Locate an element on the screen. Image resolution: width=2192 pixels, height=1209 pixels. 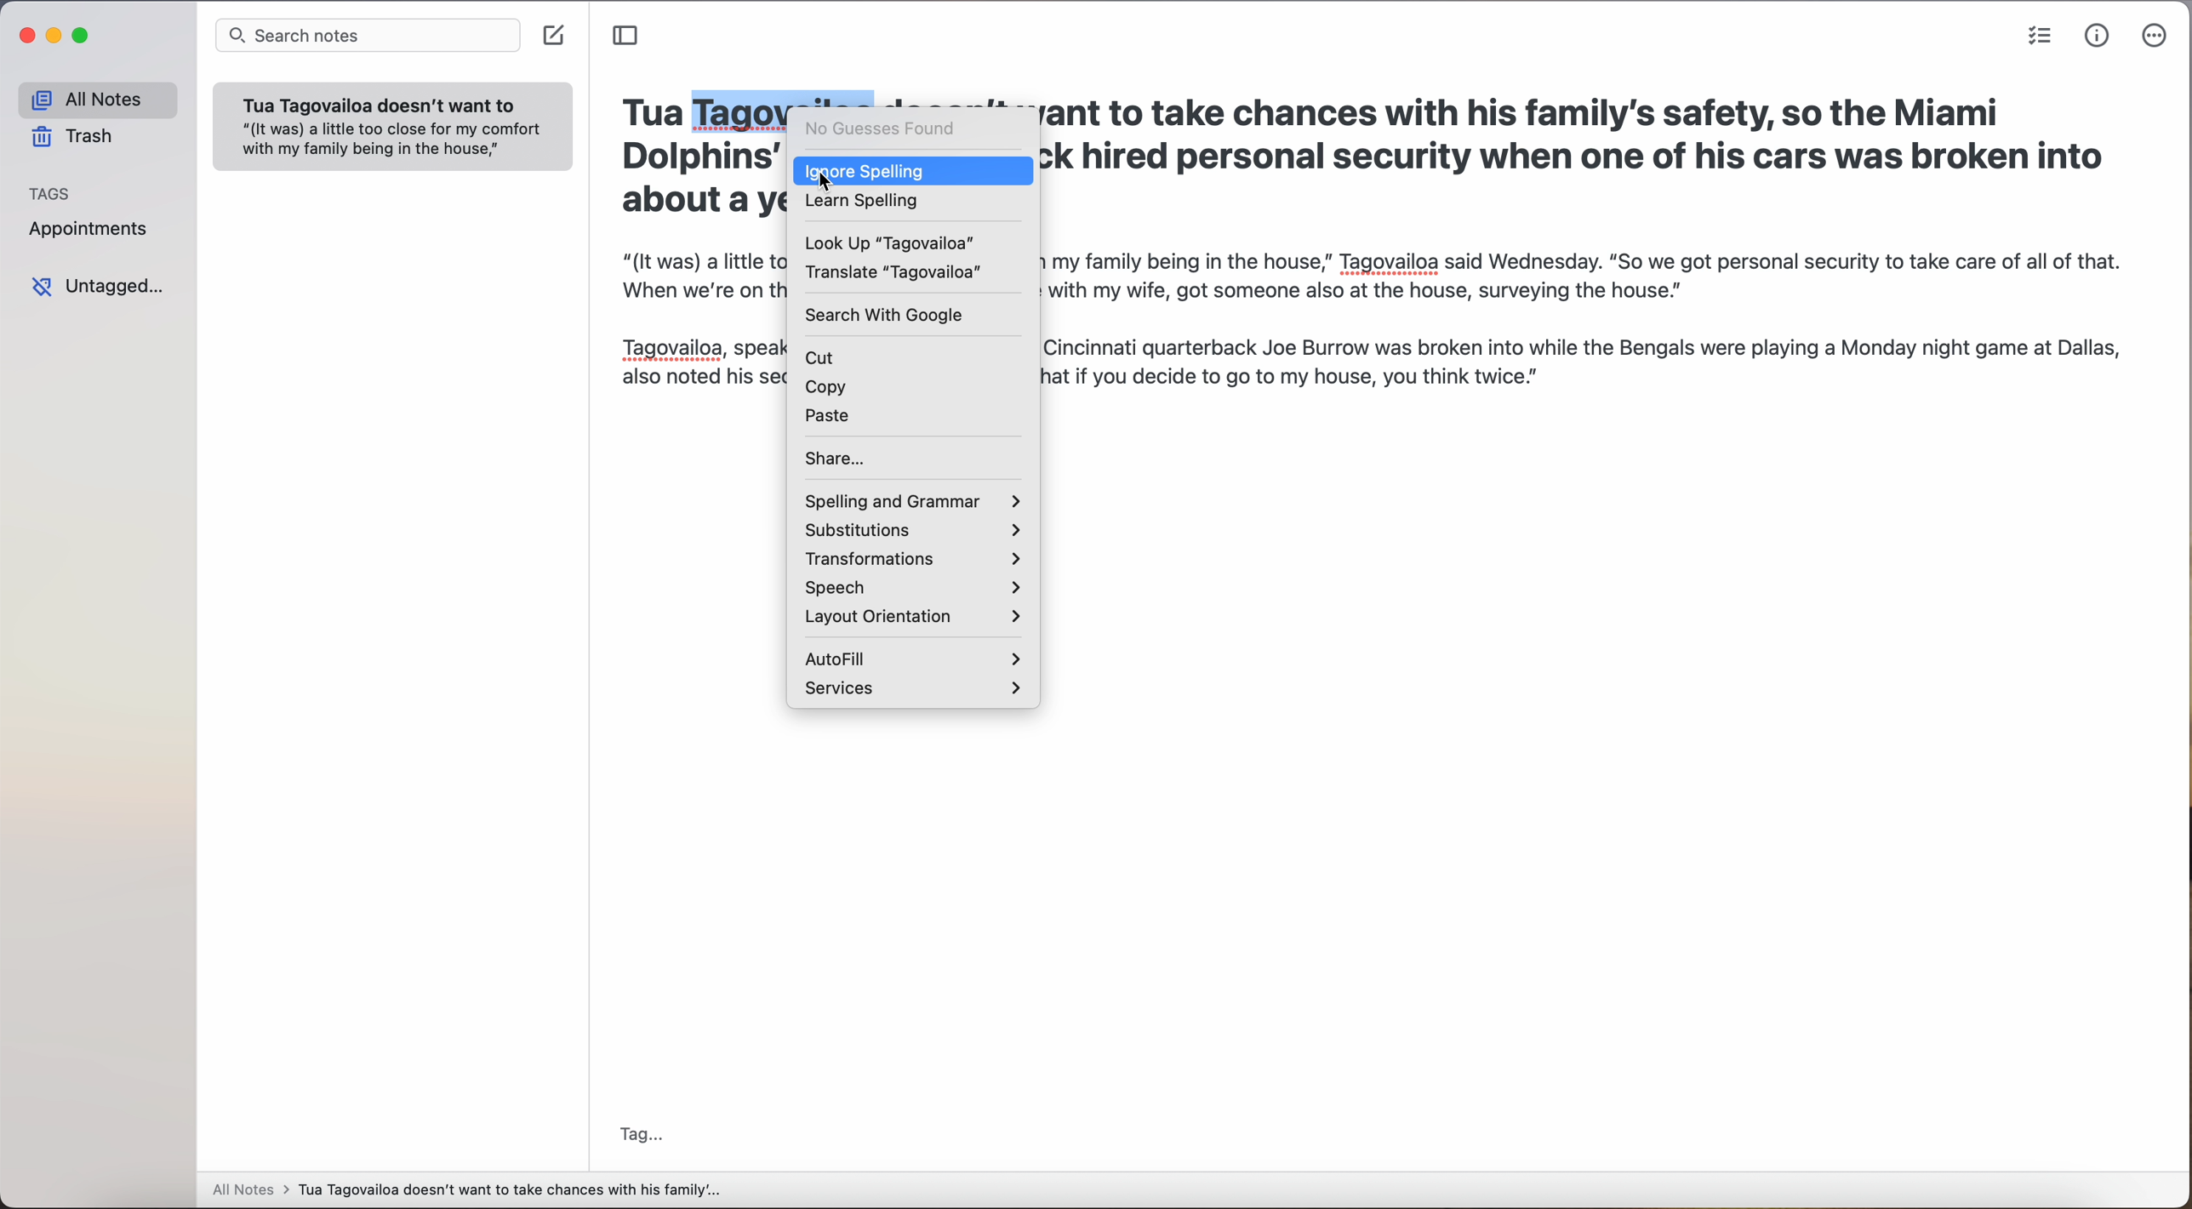
create note is located at coordinates (553, 37).